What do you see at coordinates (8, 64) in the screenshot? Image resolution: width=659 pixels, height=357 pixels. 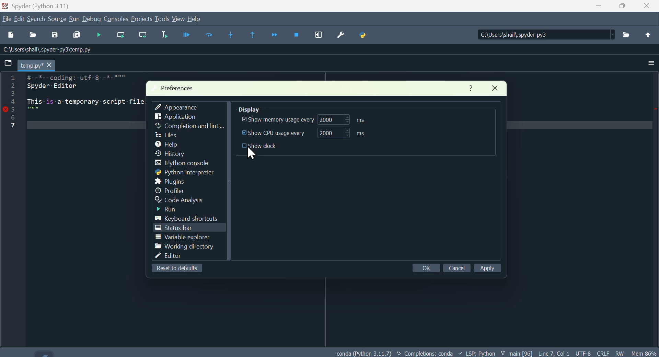 I see `folder` at bounding box center [8, 64].